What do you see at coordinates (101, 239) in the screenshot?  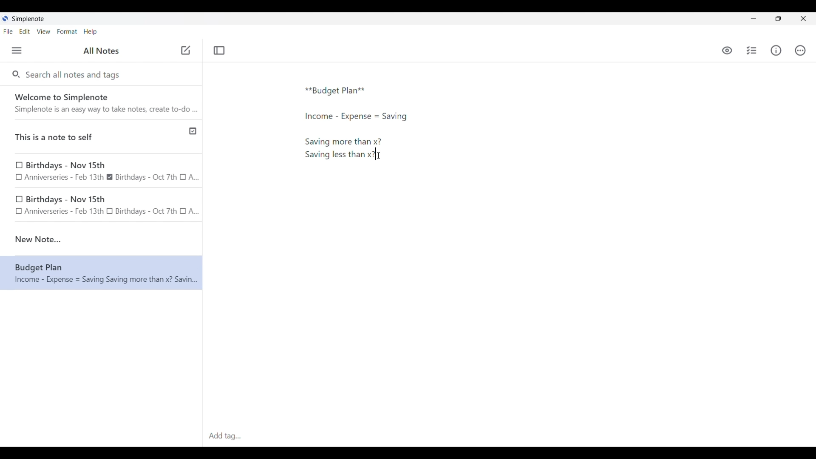 I see `new note` at bounding box center [101, 239].